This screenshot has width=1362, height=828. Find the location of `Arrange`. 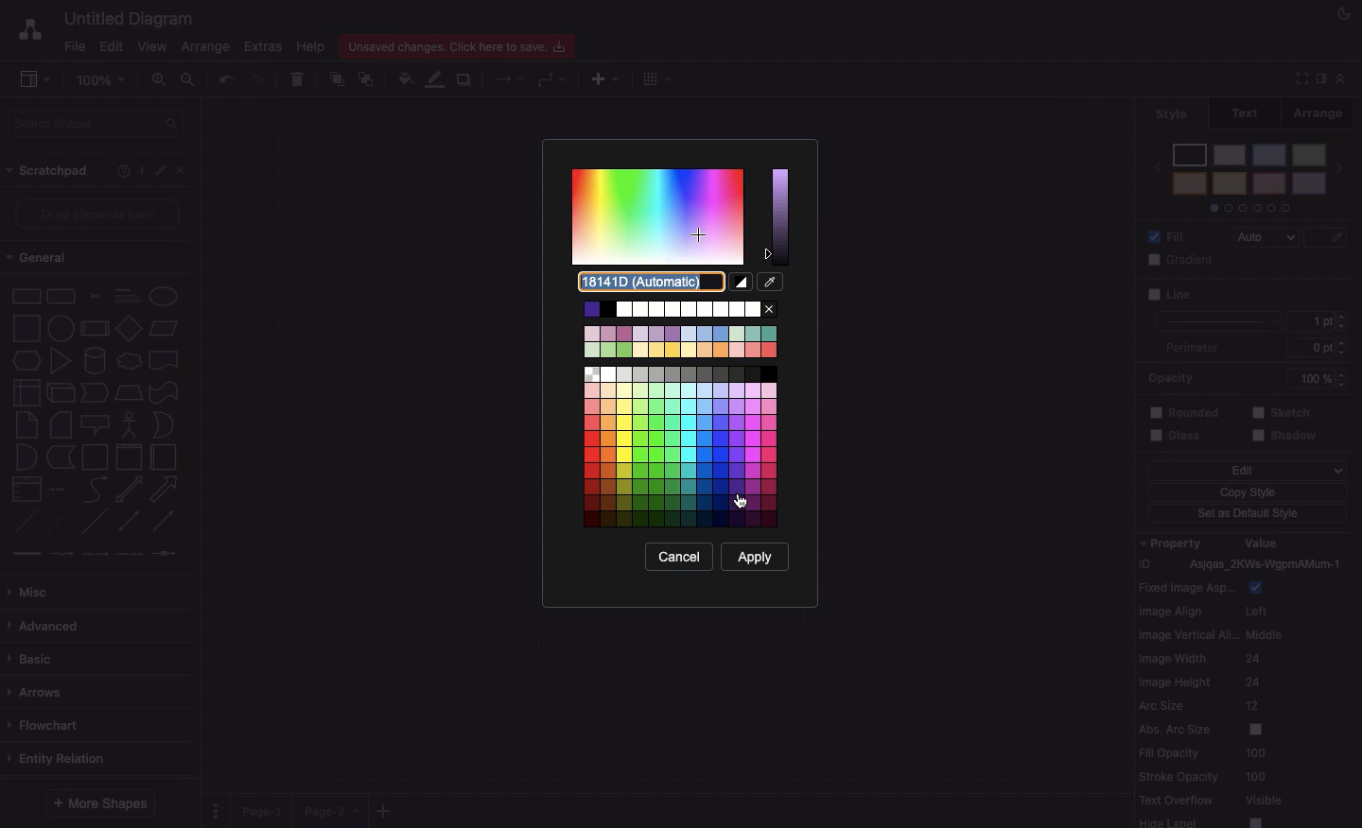

Arrange is located at coordinates (1327, 112).